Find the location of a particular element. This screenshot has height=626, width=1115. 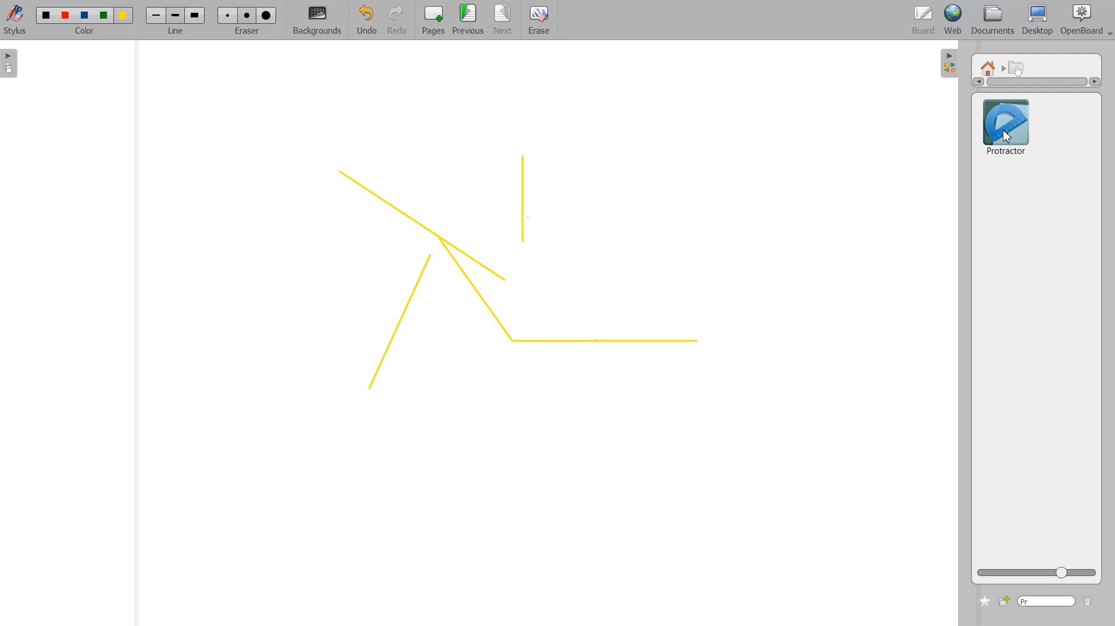

color is located at coordinates (86, 33).